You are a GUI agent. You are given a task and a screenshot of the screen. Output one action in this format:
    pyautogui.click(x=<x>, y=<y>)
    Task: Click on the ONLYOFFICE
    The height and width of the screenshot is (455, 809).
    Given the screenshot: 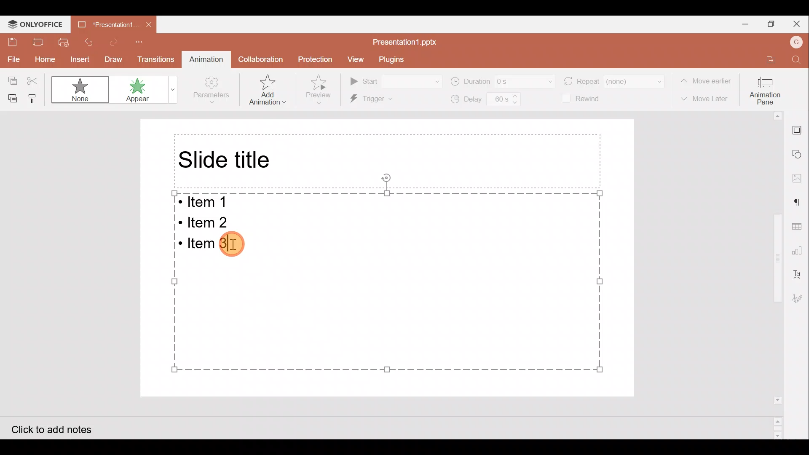 What is the action you would take?
    pyautogui.click(x=35, y=23)
    